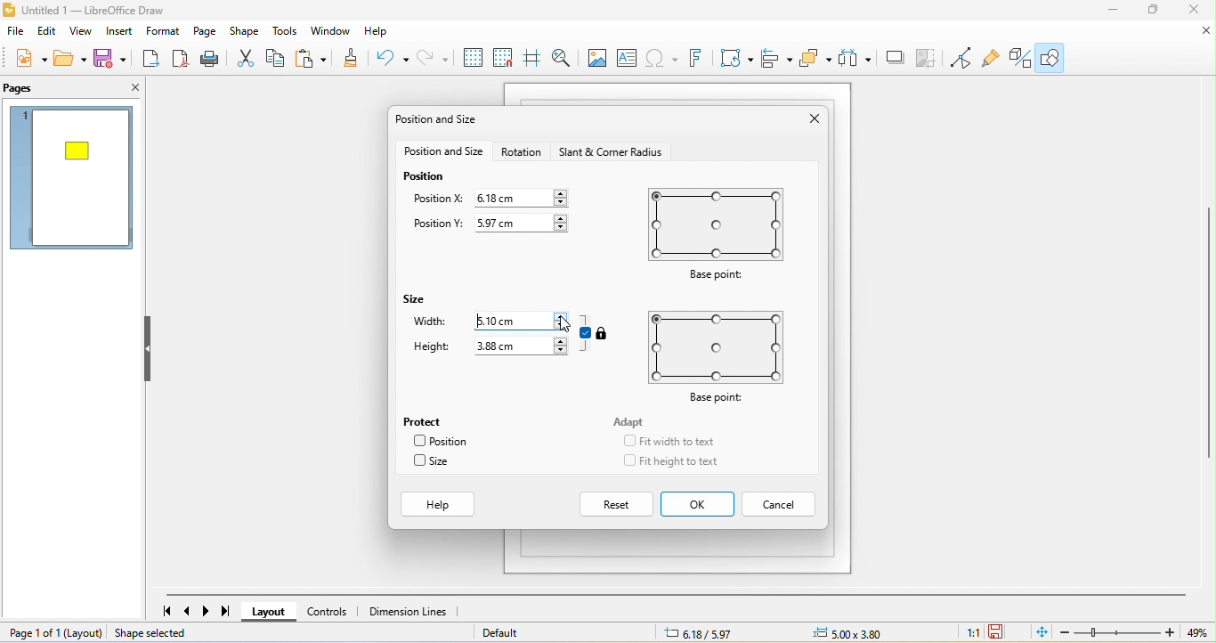  I want to click on protect, so click(432, 419).